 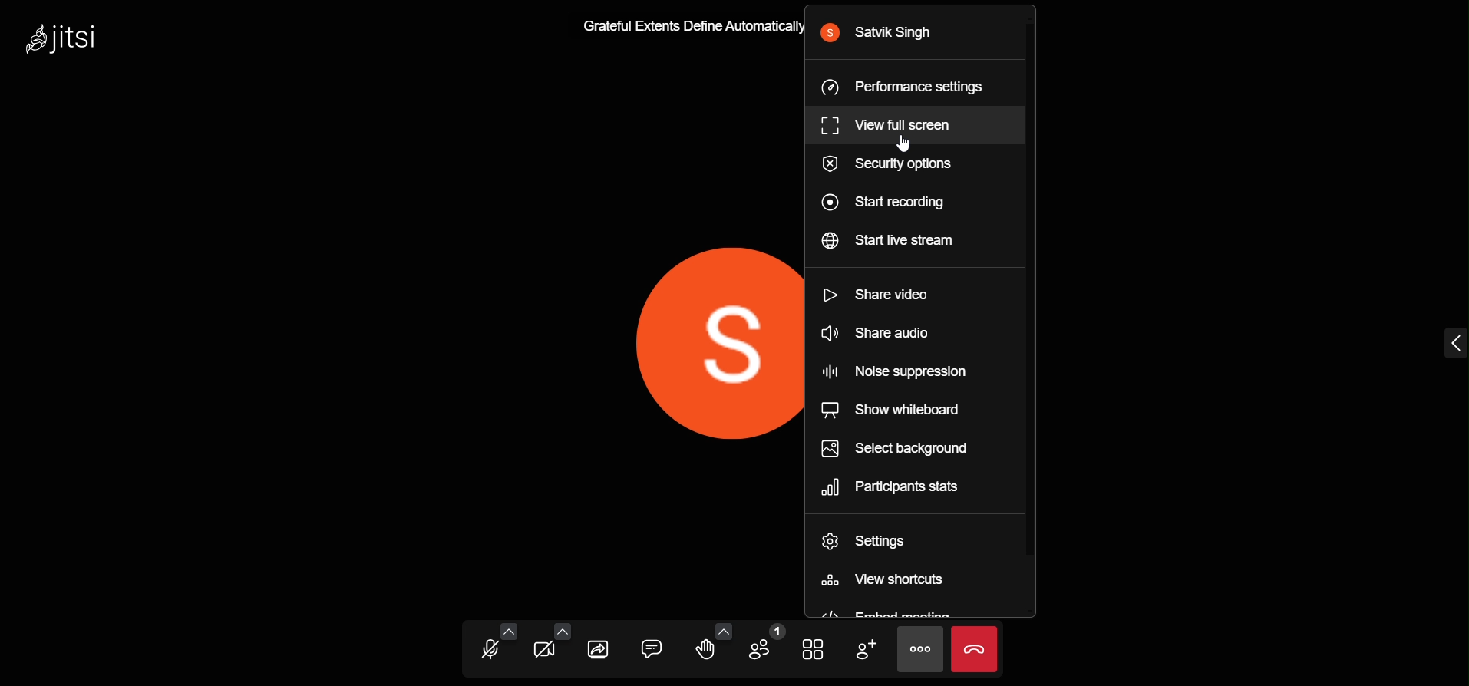 What do you see at coordinates (1448, 342) in the screenshot?
I see `expand` at bounding box center [1448, 342].